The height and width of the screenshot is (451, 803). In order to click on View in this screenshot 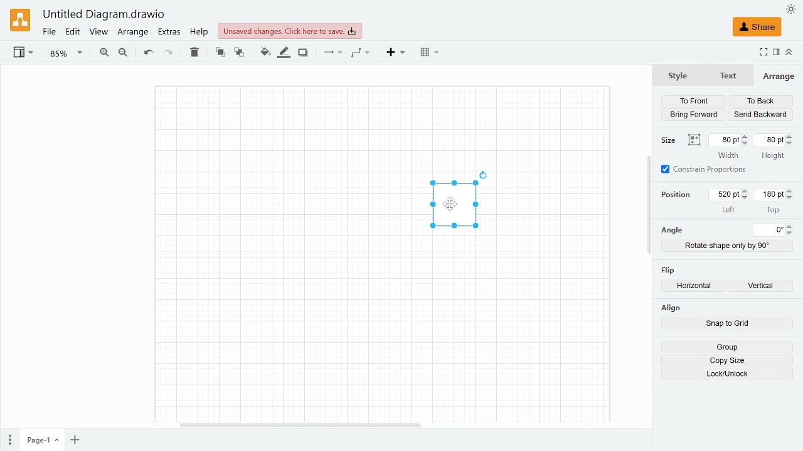, I will do `click(98, 33)`.